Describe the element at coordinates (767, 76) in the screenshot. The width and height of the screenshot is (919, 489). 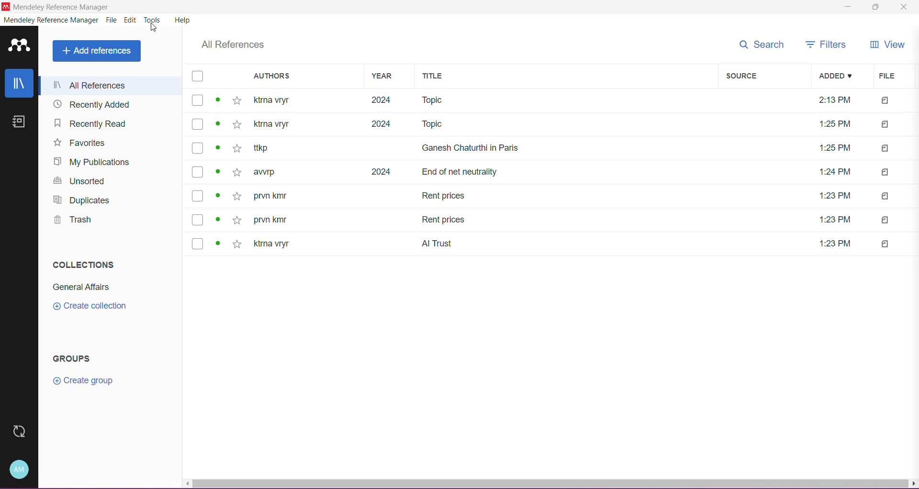
I see `Source` at that location.